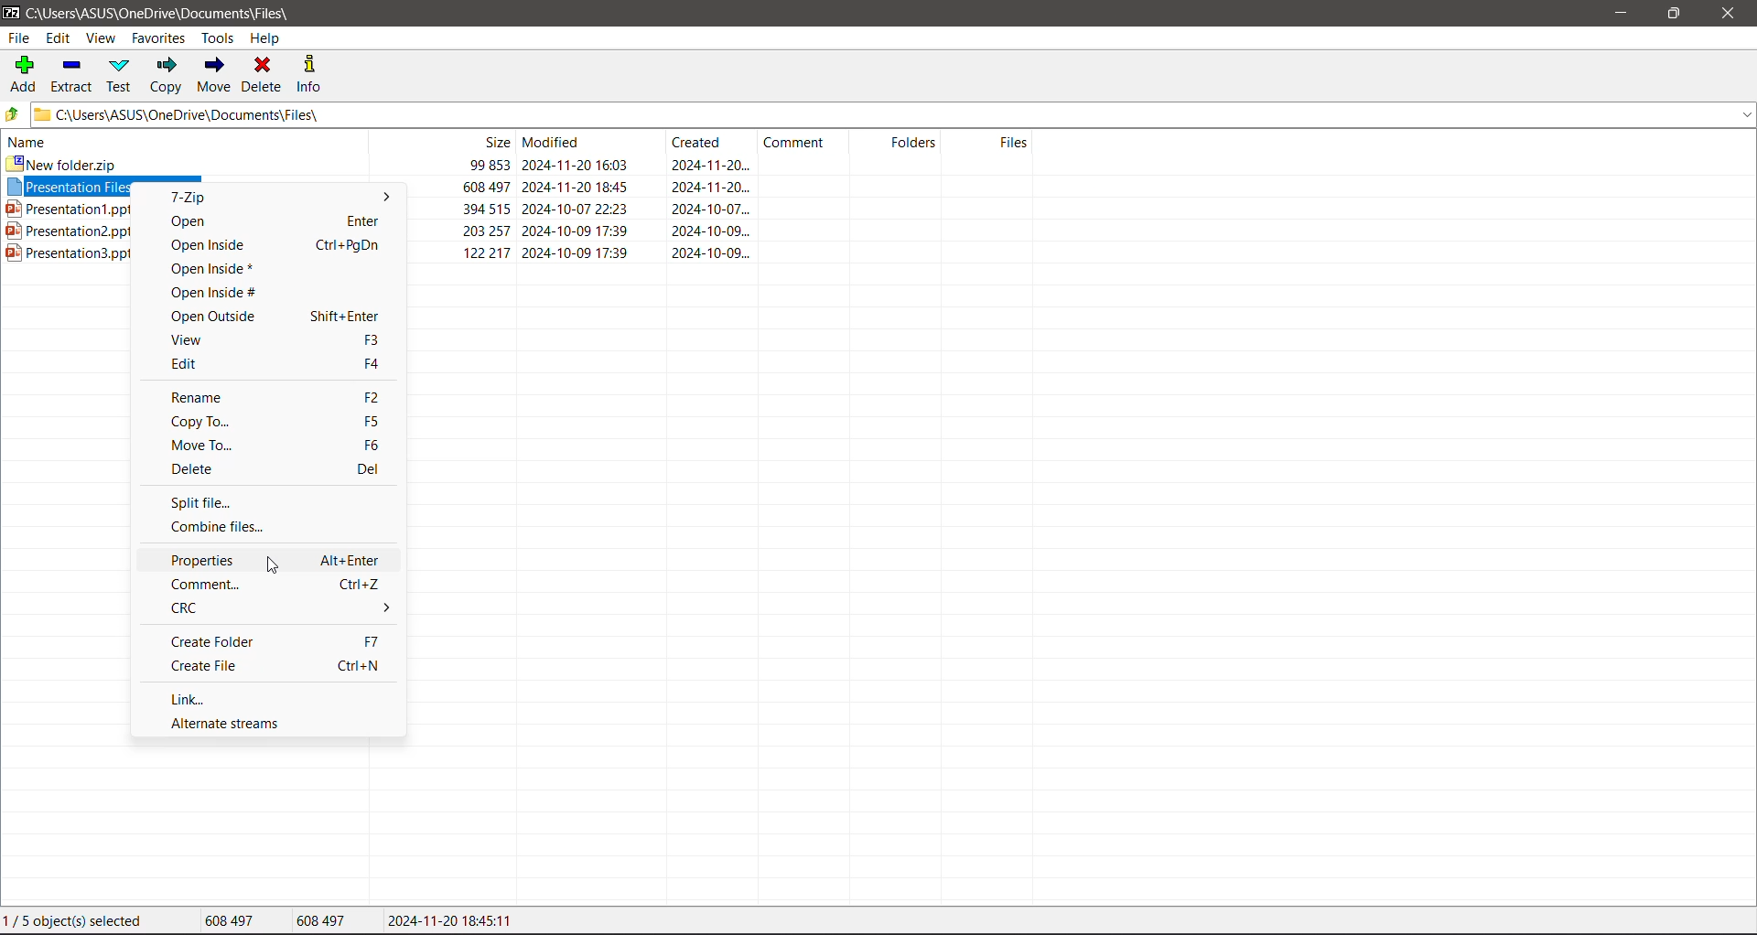 The width and height of the screenshot is (1757, 935). What do you see at coordinates (201, 611) in the screenshot?
I see `CRC` at bounding box center [201, 611].